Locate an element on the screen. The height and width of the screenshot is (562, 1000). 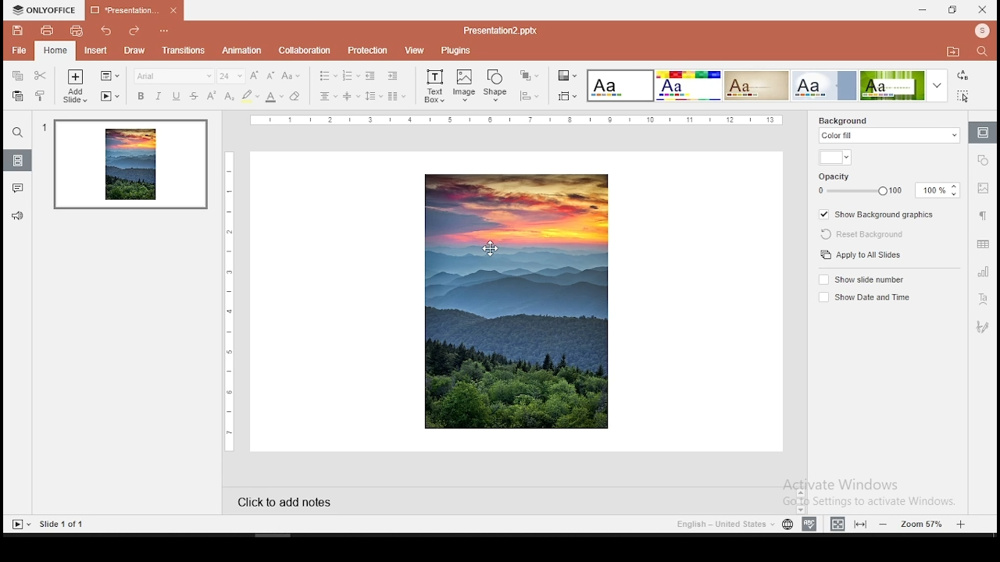
text box  is located at coordinates (433, 86).